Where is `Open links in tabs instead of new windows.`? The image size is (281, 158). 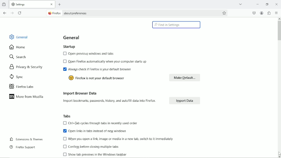
Open links in tabs instead of new windows. is located at coordinates (96, 131).